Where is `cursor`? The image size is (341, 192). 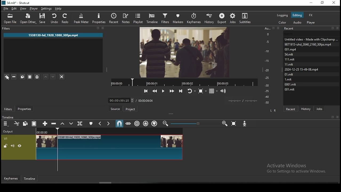 cursor is located at coordinates (8, 79).